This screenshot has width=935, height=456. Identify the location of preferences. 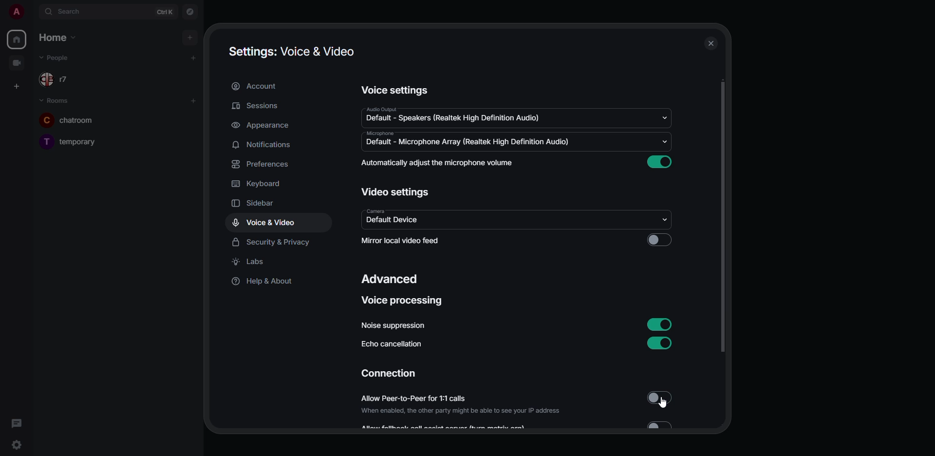
(260, 165).